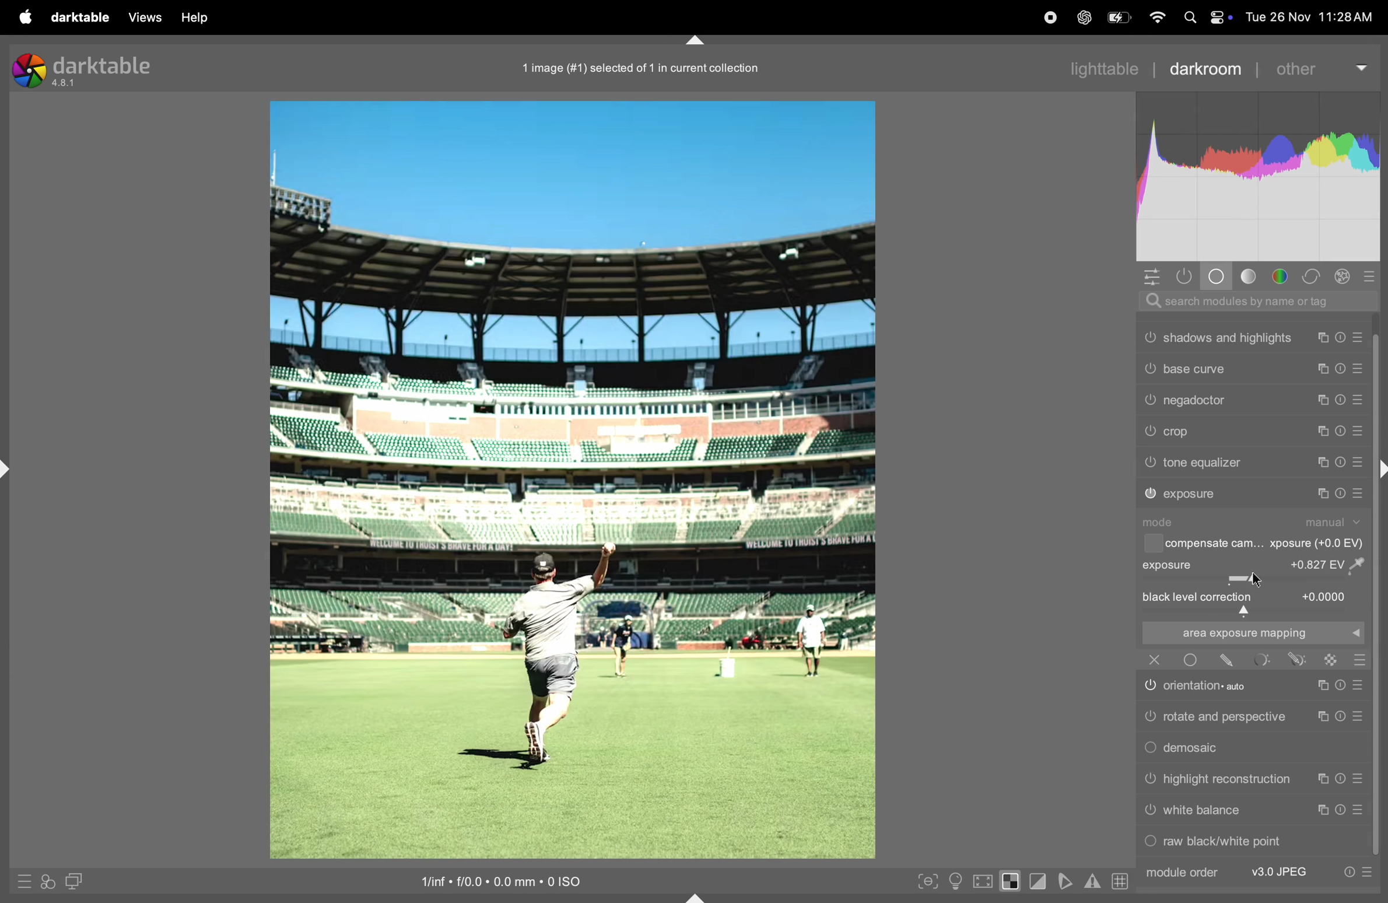 The height and width of the screenshot is (903, 1388). What do you see at coordinates (1359, 779) in the screenshot?
I see `Preset` at bounding box center [1359, 779].